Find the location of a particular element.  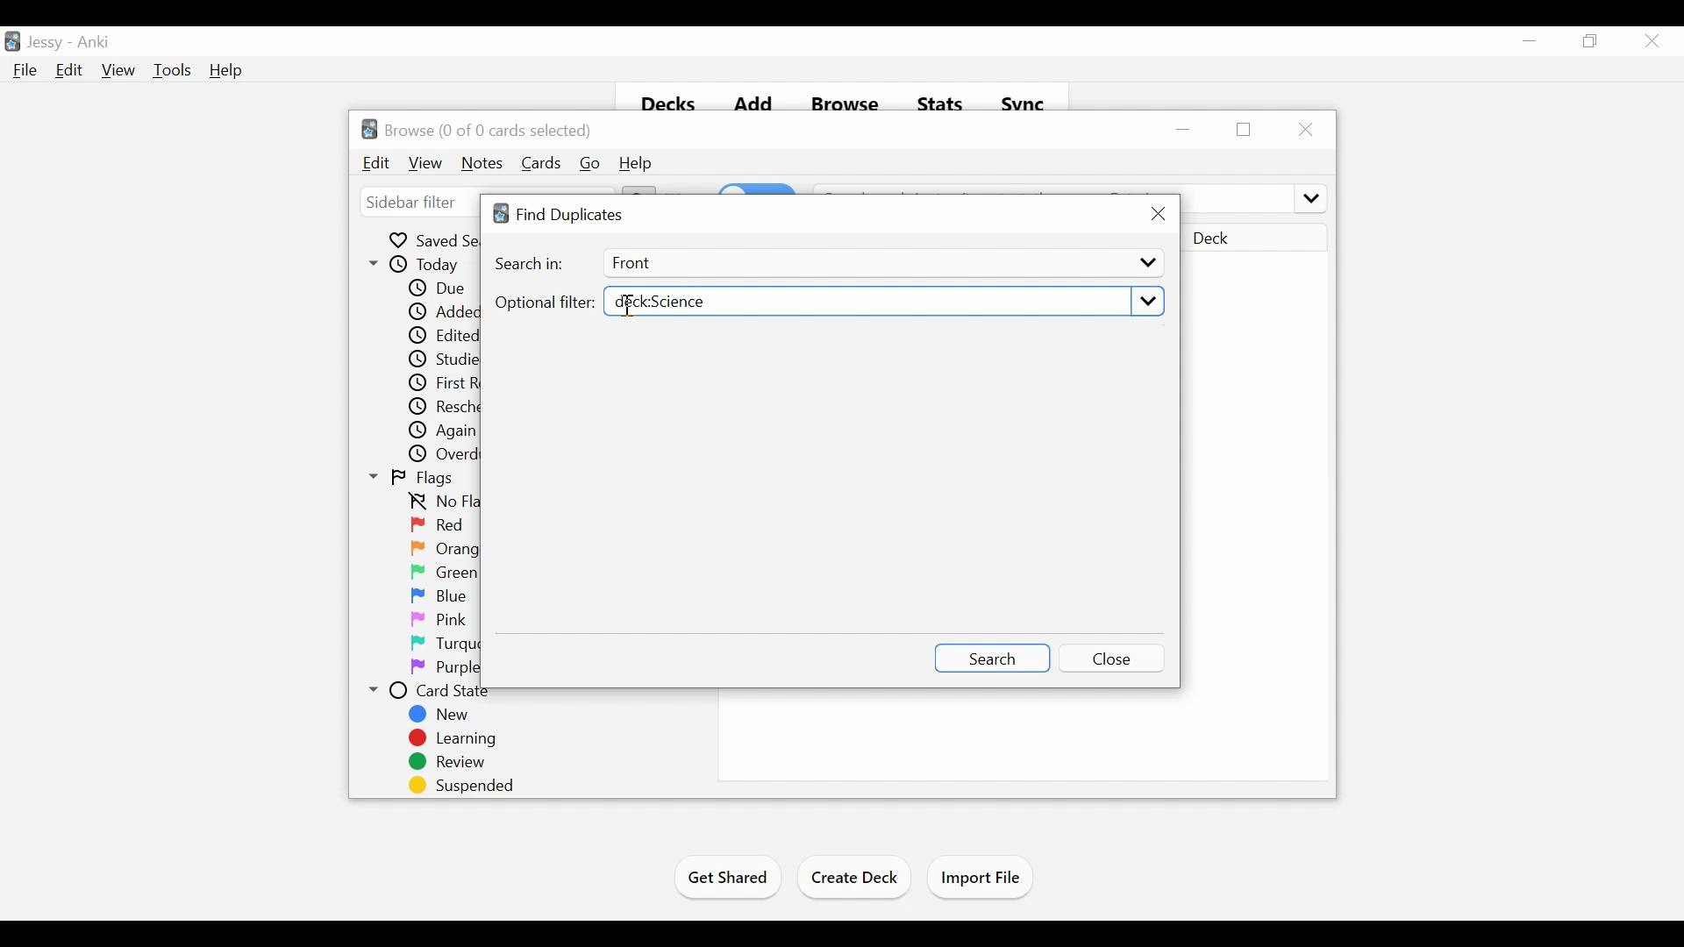

Overdue is located at coordinates (446, 455).